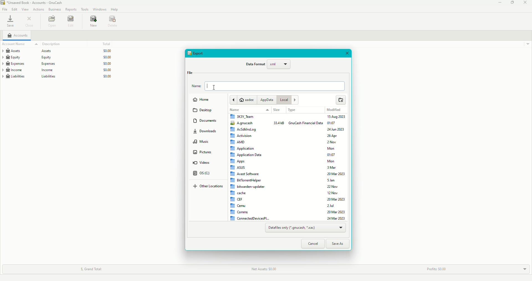 The height and width of the screenshot is (281, 532). Describe the element at coordinates (500, 3) in the screenshot. I see `Minimize` at that location.